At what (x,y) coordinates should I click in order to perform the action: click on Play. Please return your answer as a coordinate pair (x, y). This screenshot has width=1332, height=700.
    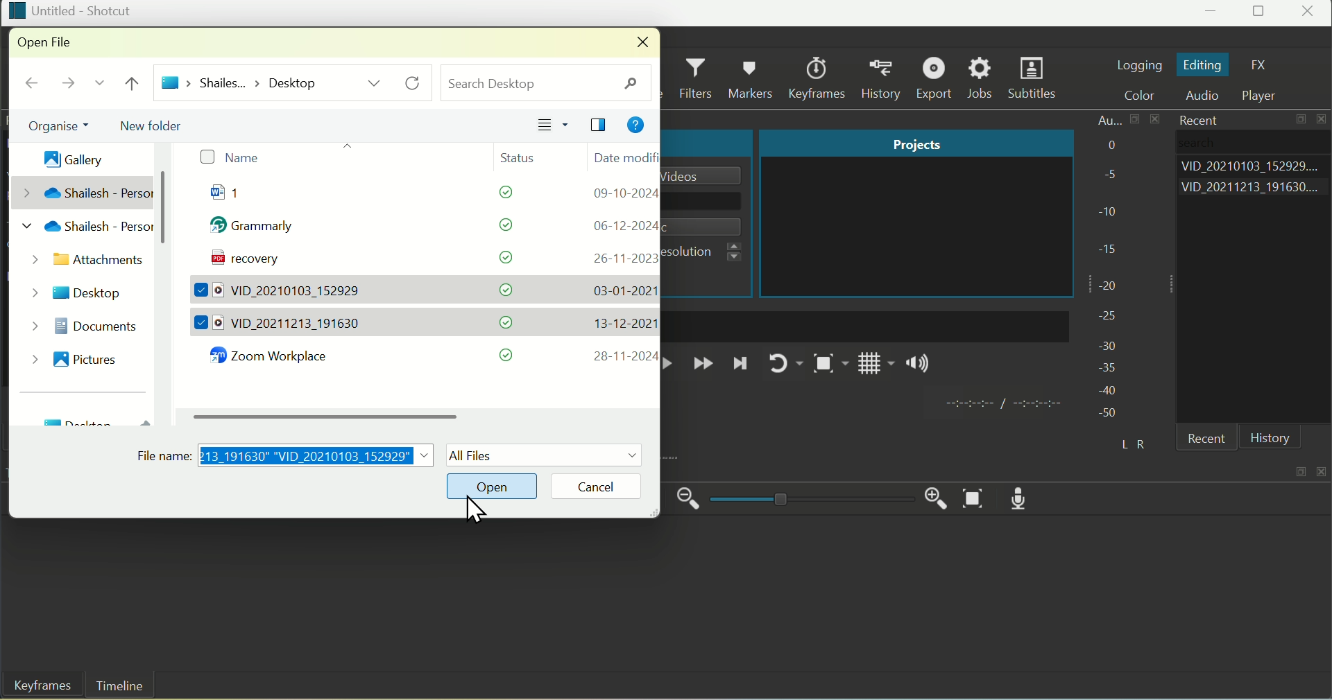
    Looking at the image, I should click on (672, 363).